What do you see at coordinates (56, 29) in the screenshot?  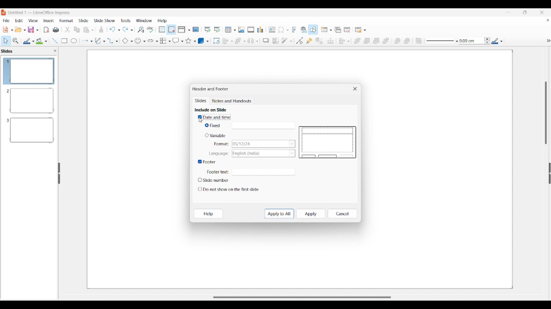 I see `Print` at bounding box center [56, 29].